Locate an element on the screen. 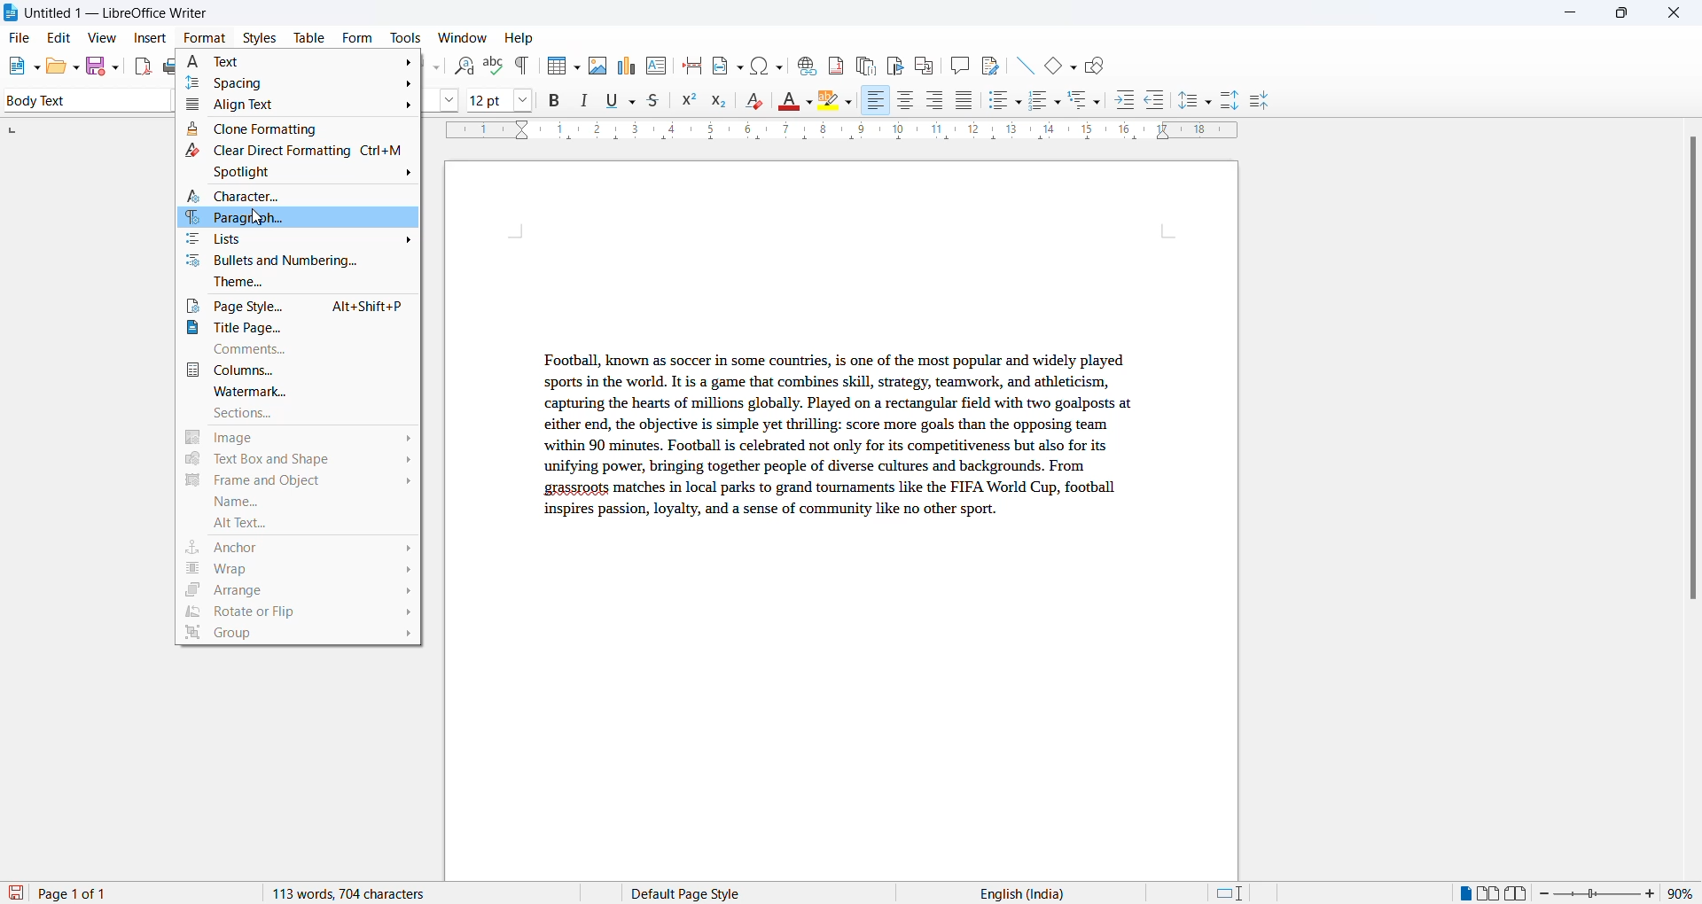 The width and height of the screenshot is (1702, 904). insert hyperlink is located at coordinates (804, 63).